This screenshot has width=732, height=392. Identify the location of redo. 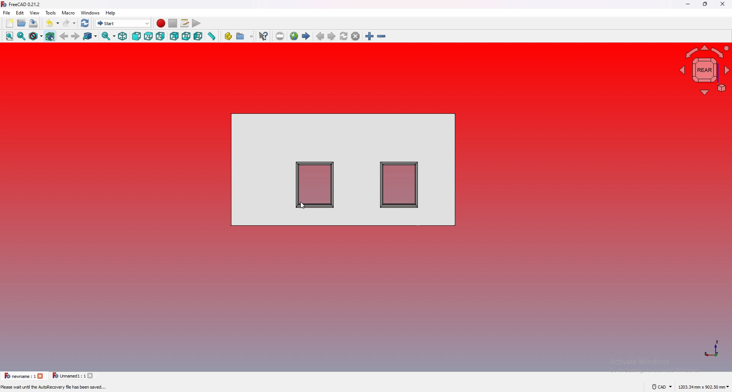
(69, 22).